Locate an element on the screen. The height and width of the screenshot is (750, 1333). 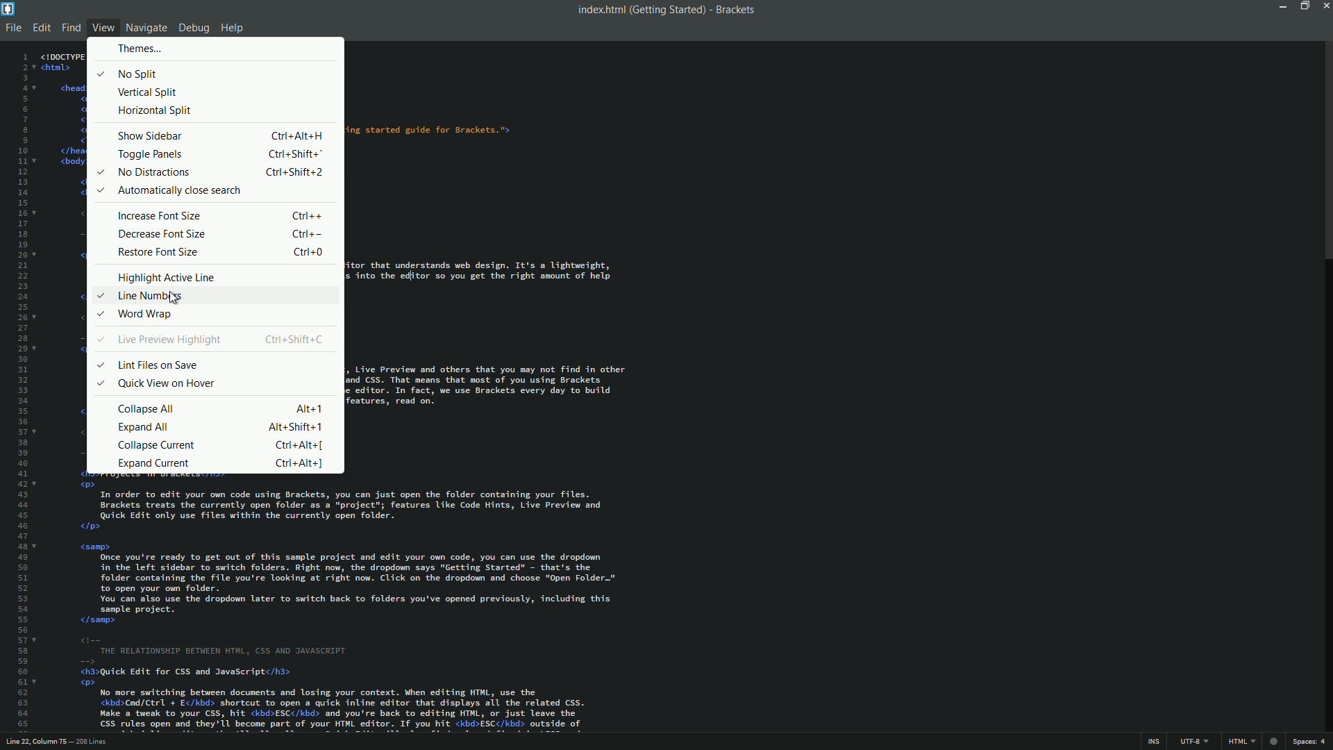
code is located at coordinates (487, 277).